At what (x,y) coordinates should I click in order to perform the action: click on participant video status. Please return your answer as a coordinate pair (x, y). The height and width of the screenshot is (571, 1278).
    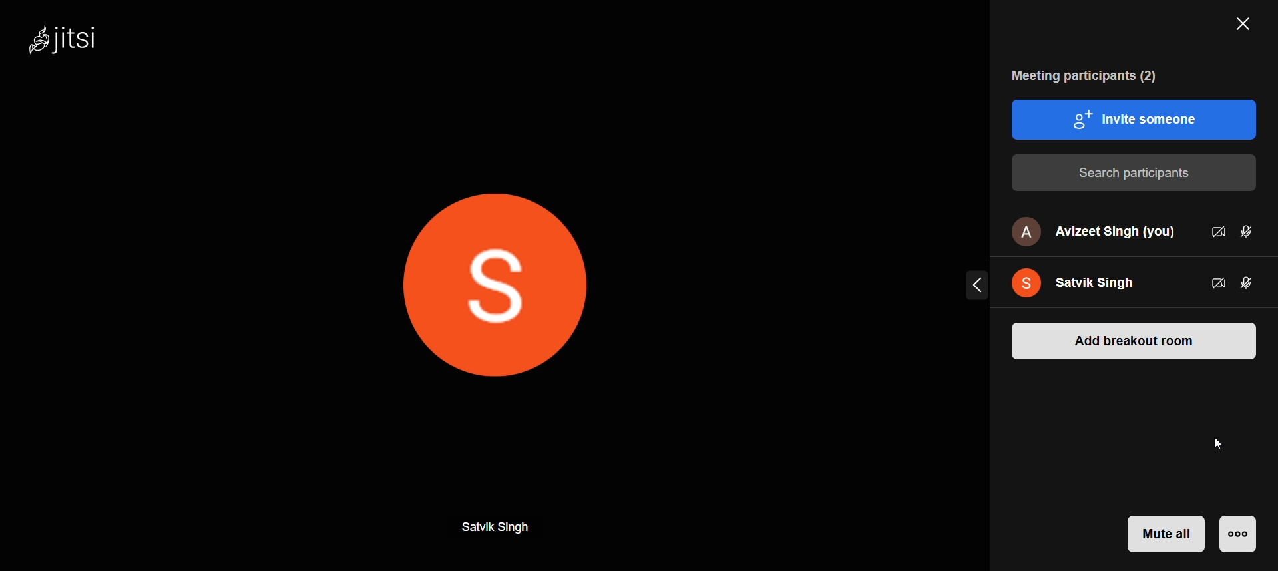
    Looking at the image, I should click on (1215, 281).